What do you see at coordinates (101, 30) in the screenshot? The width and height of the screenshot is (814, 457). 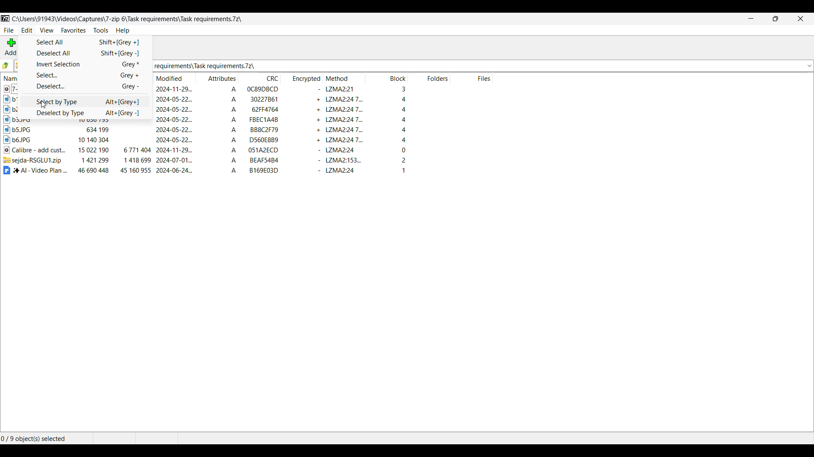 I see `Tools menu` at bounding box center [101, 30].